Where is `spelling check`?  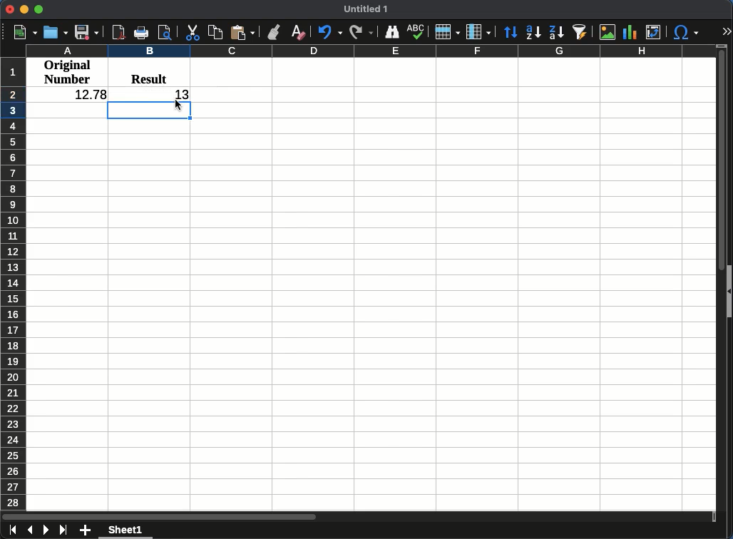 spelling check is located at coordinates (418, 30).